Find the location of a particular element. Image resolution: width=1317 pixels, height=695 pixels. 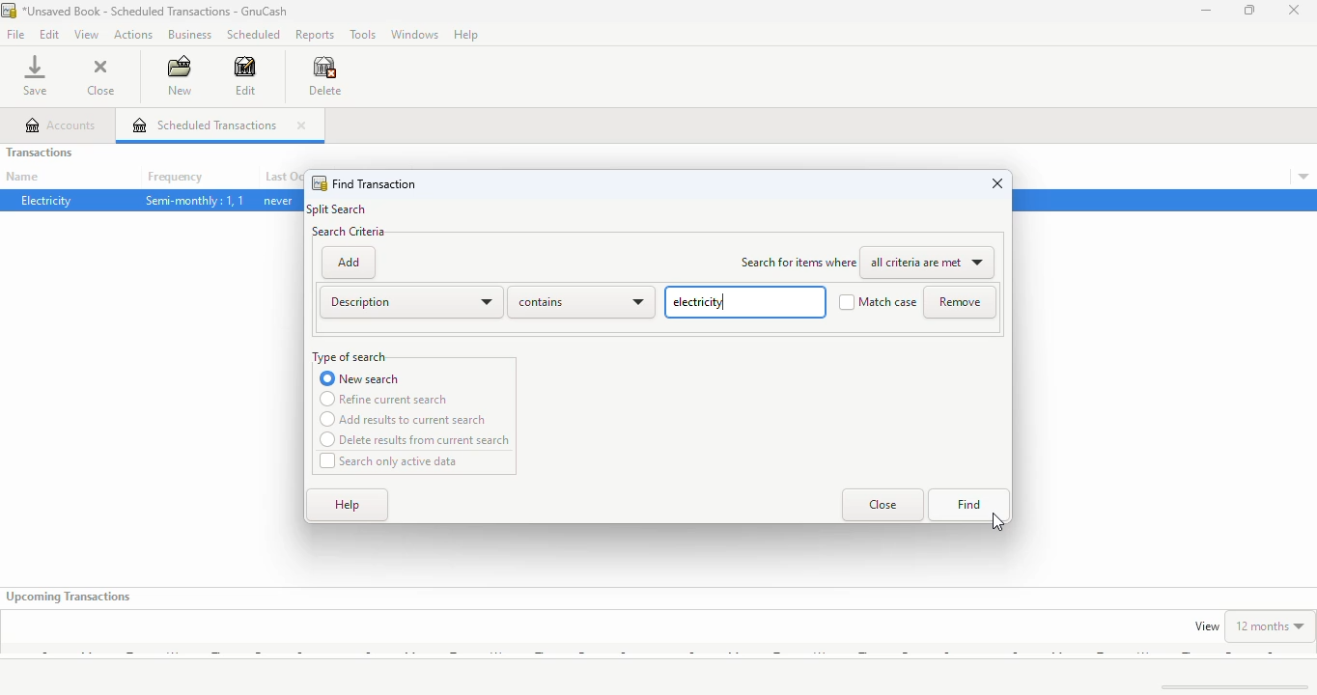

close is located at coordinates (102, 78).